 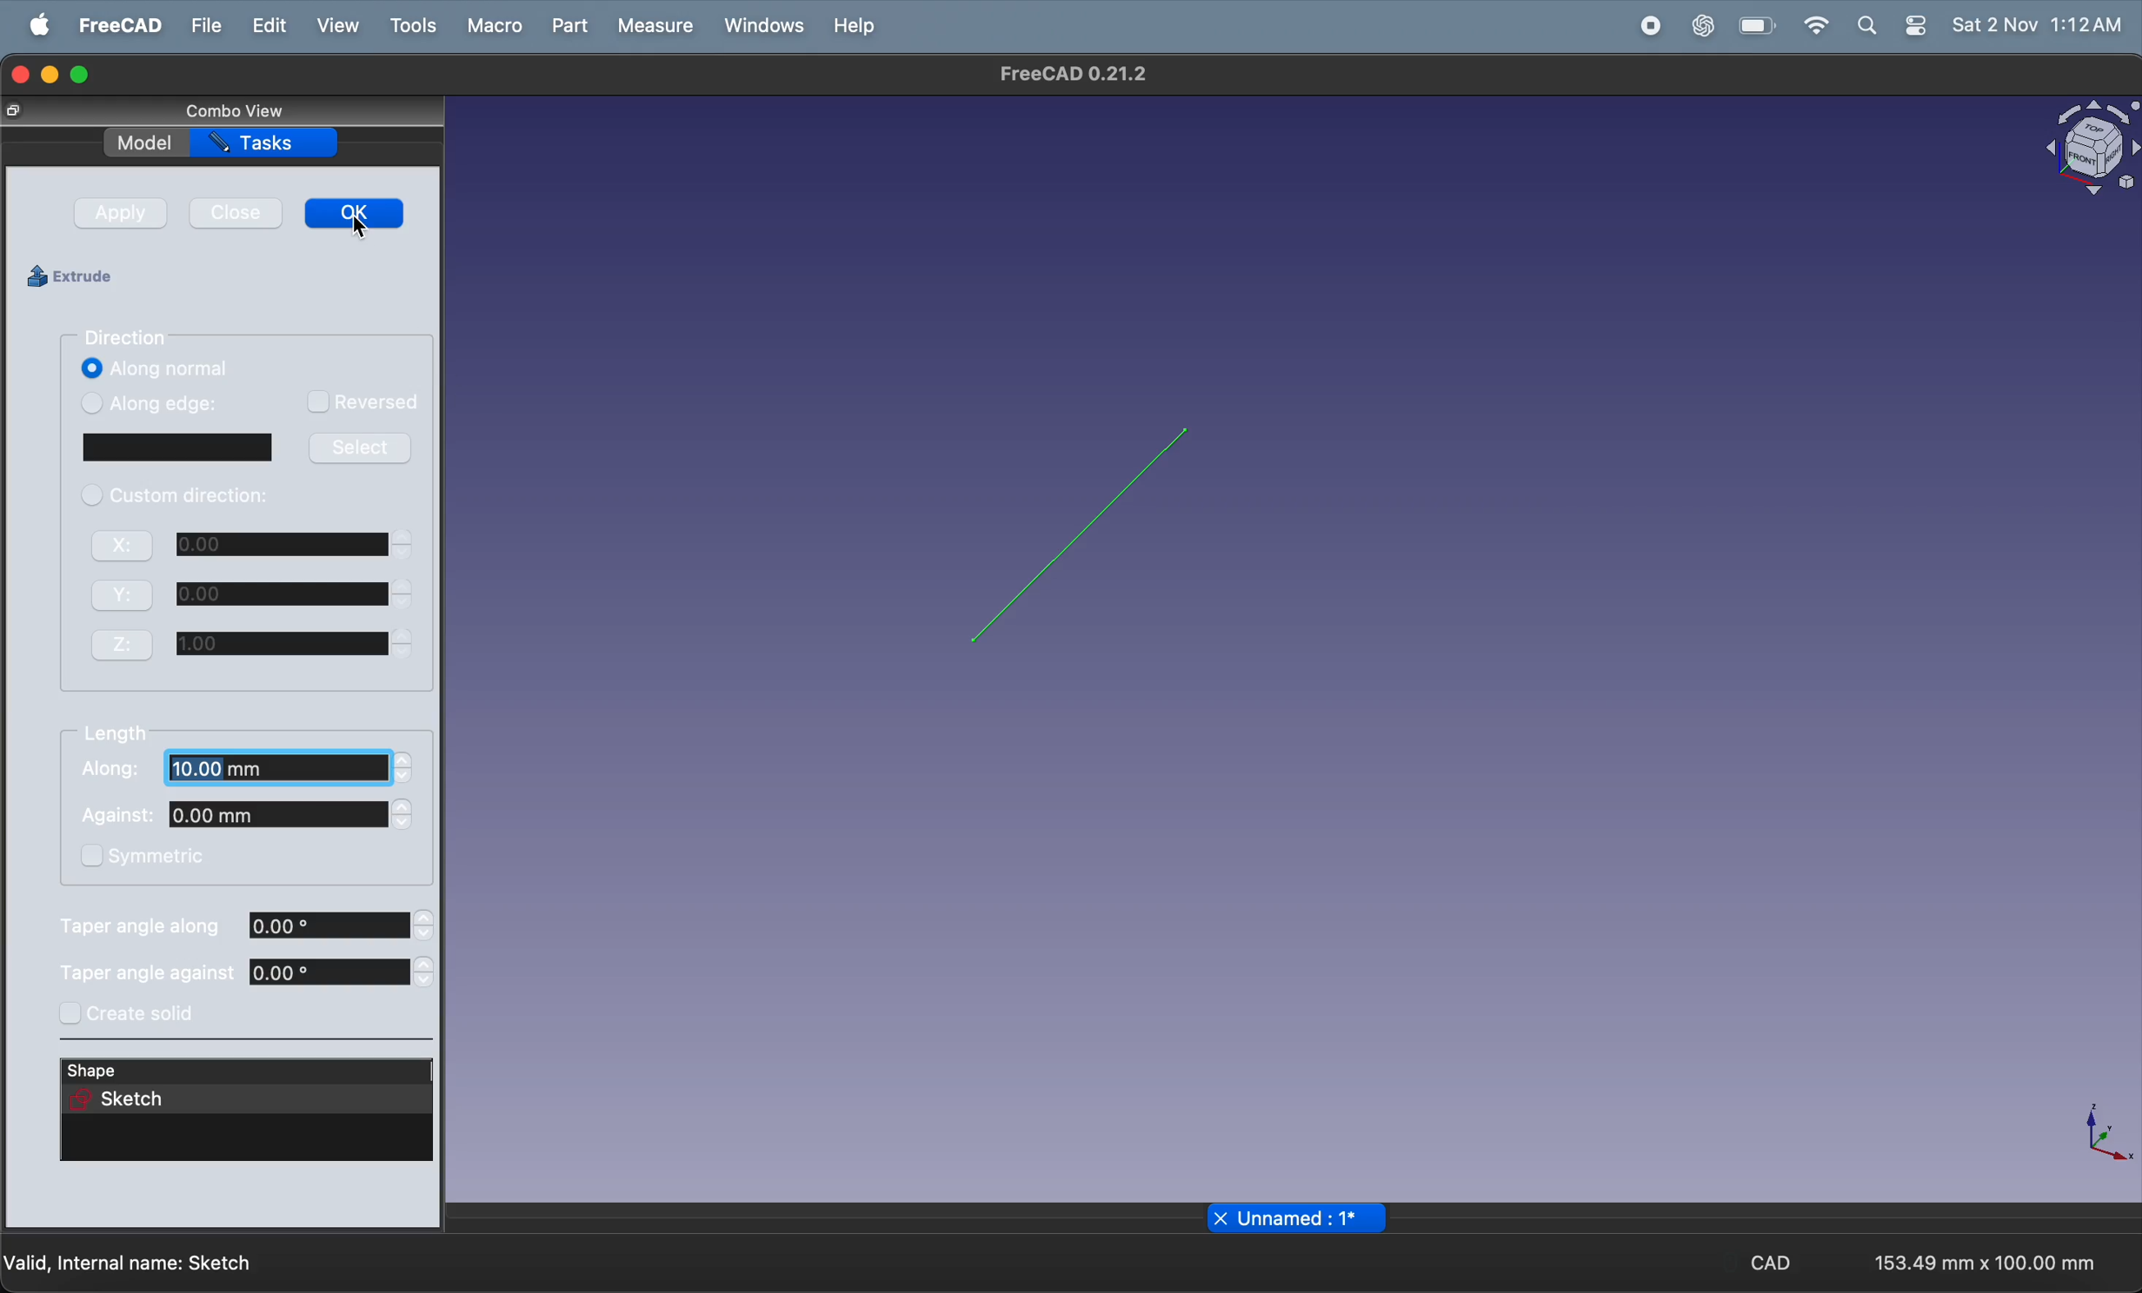 What do you see at coordinates (163, 405) in the screenshot?
I see `along edge` at bounding box center [163, 405].